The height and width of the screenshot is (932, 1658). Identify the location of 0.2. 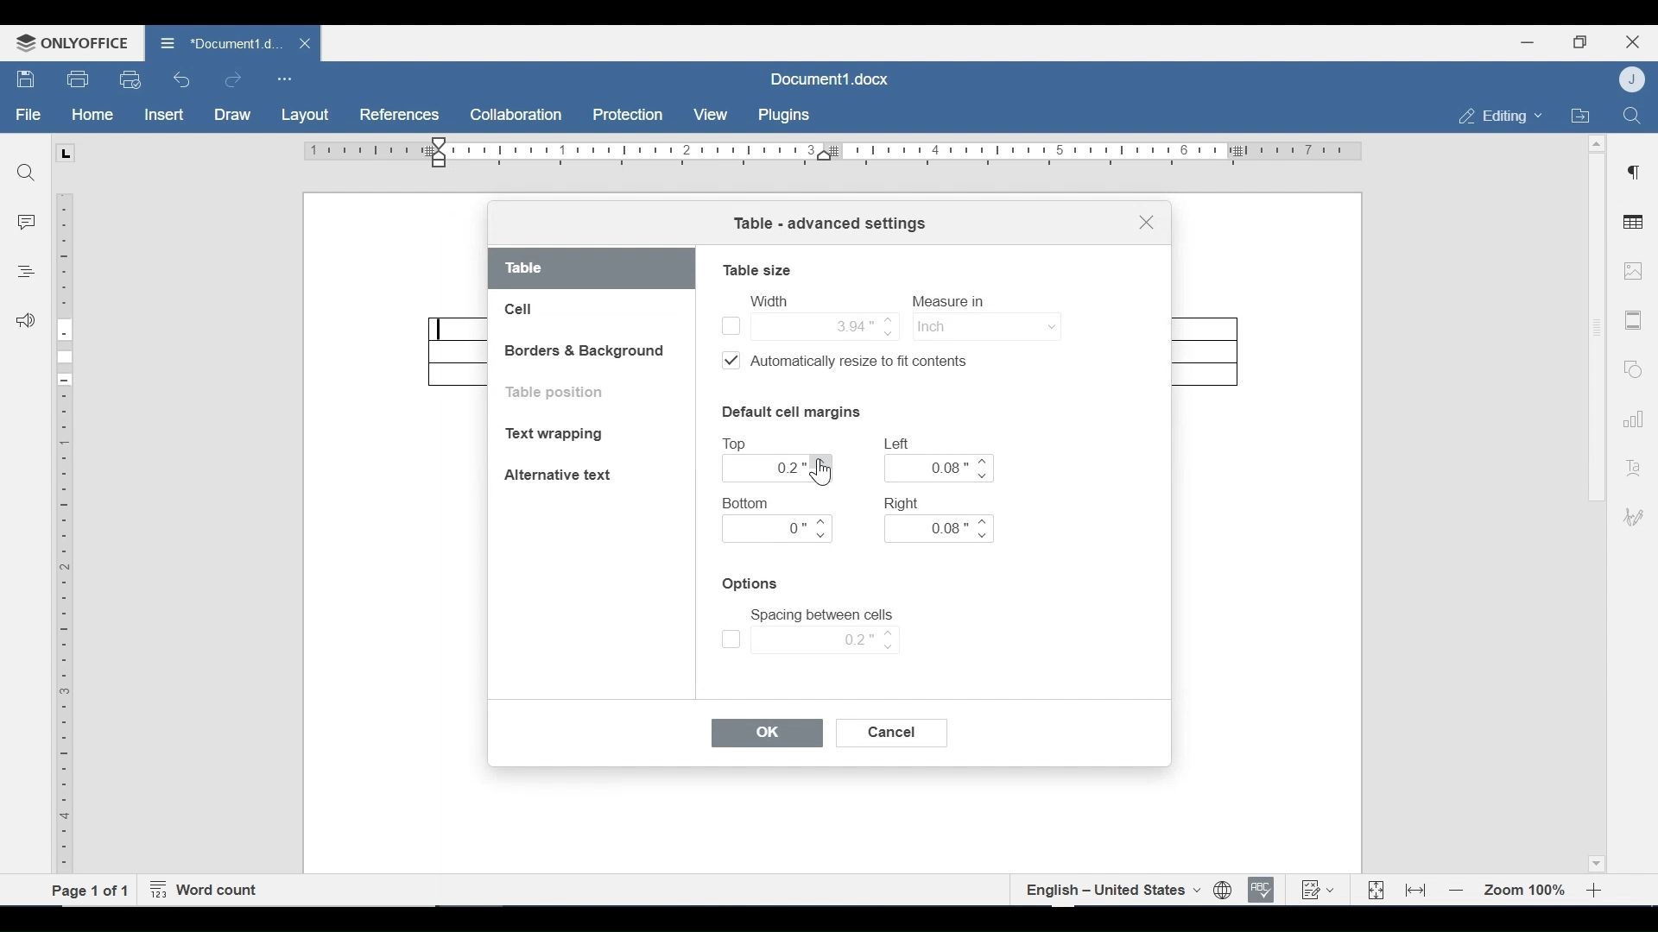
(810, 639).